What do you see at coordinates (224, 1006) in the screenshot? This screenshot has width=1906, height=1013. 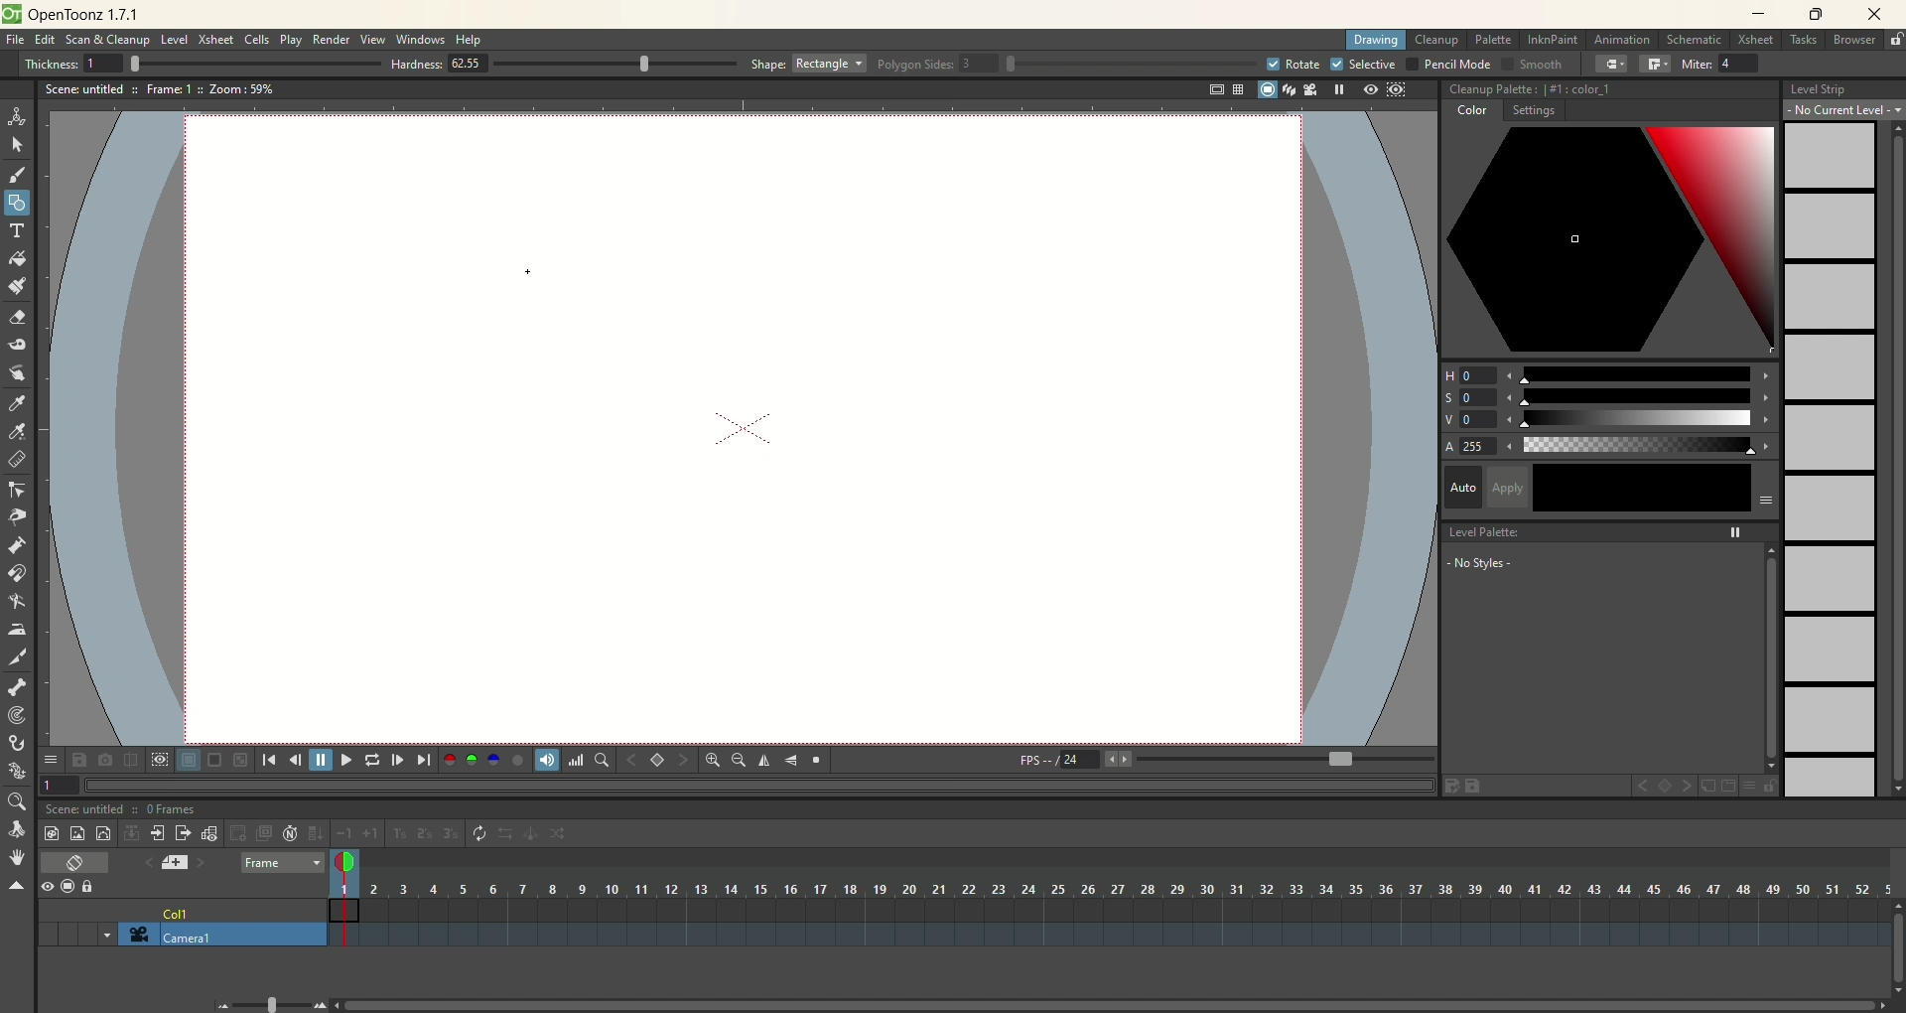 I see `zoom out` at bounding box center [224, 1006].